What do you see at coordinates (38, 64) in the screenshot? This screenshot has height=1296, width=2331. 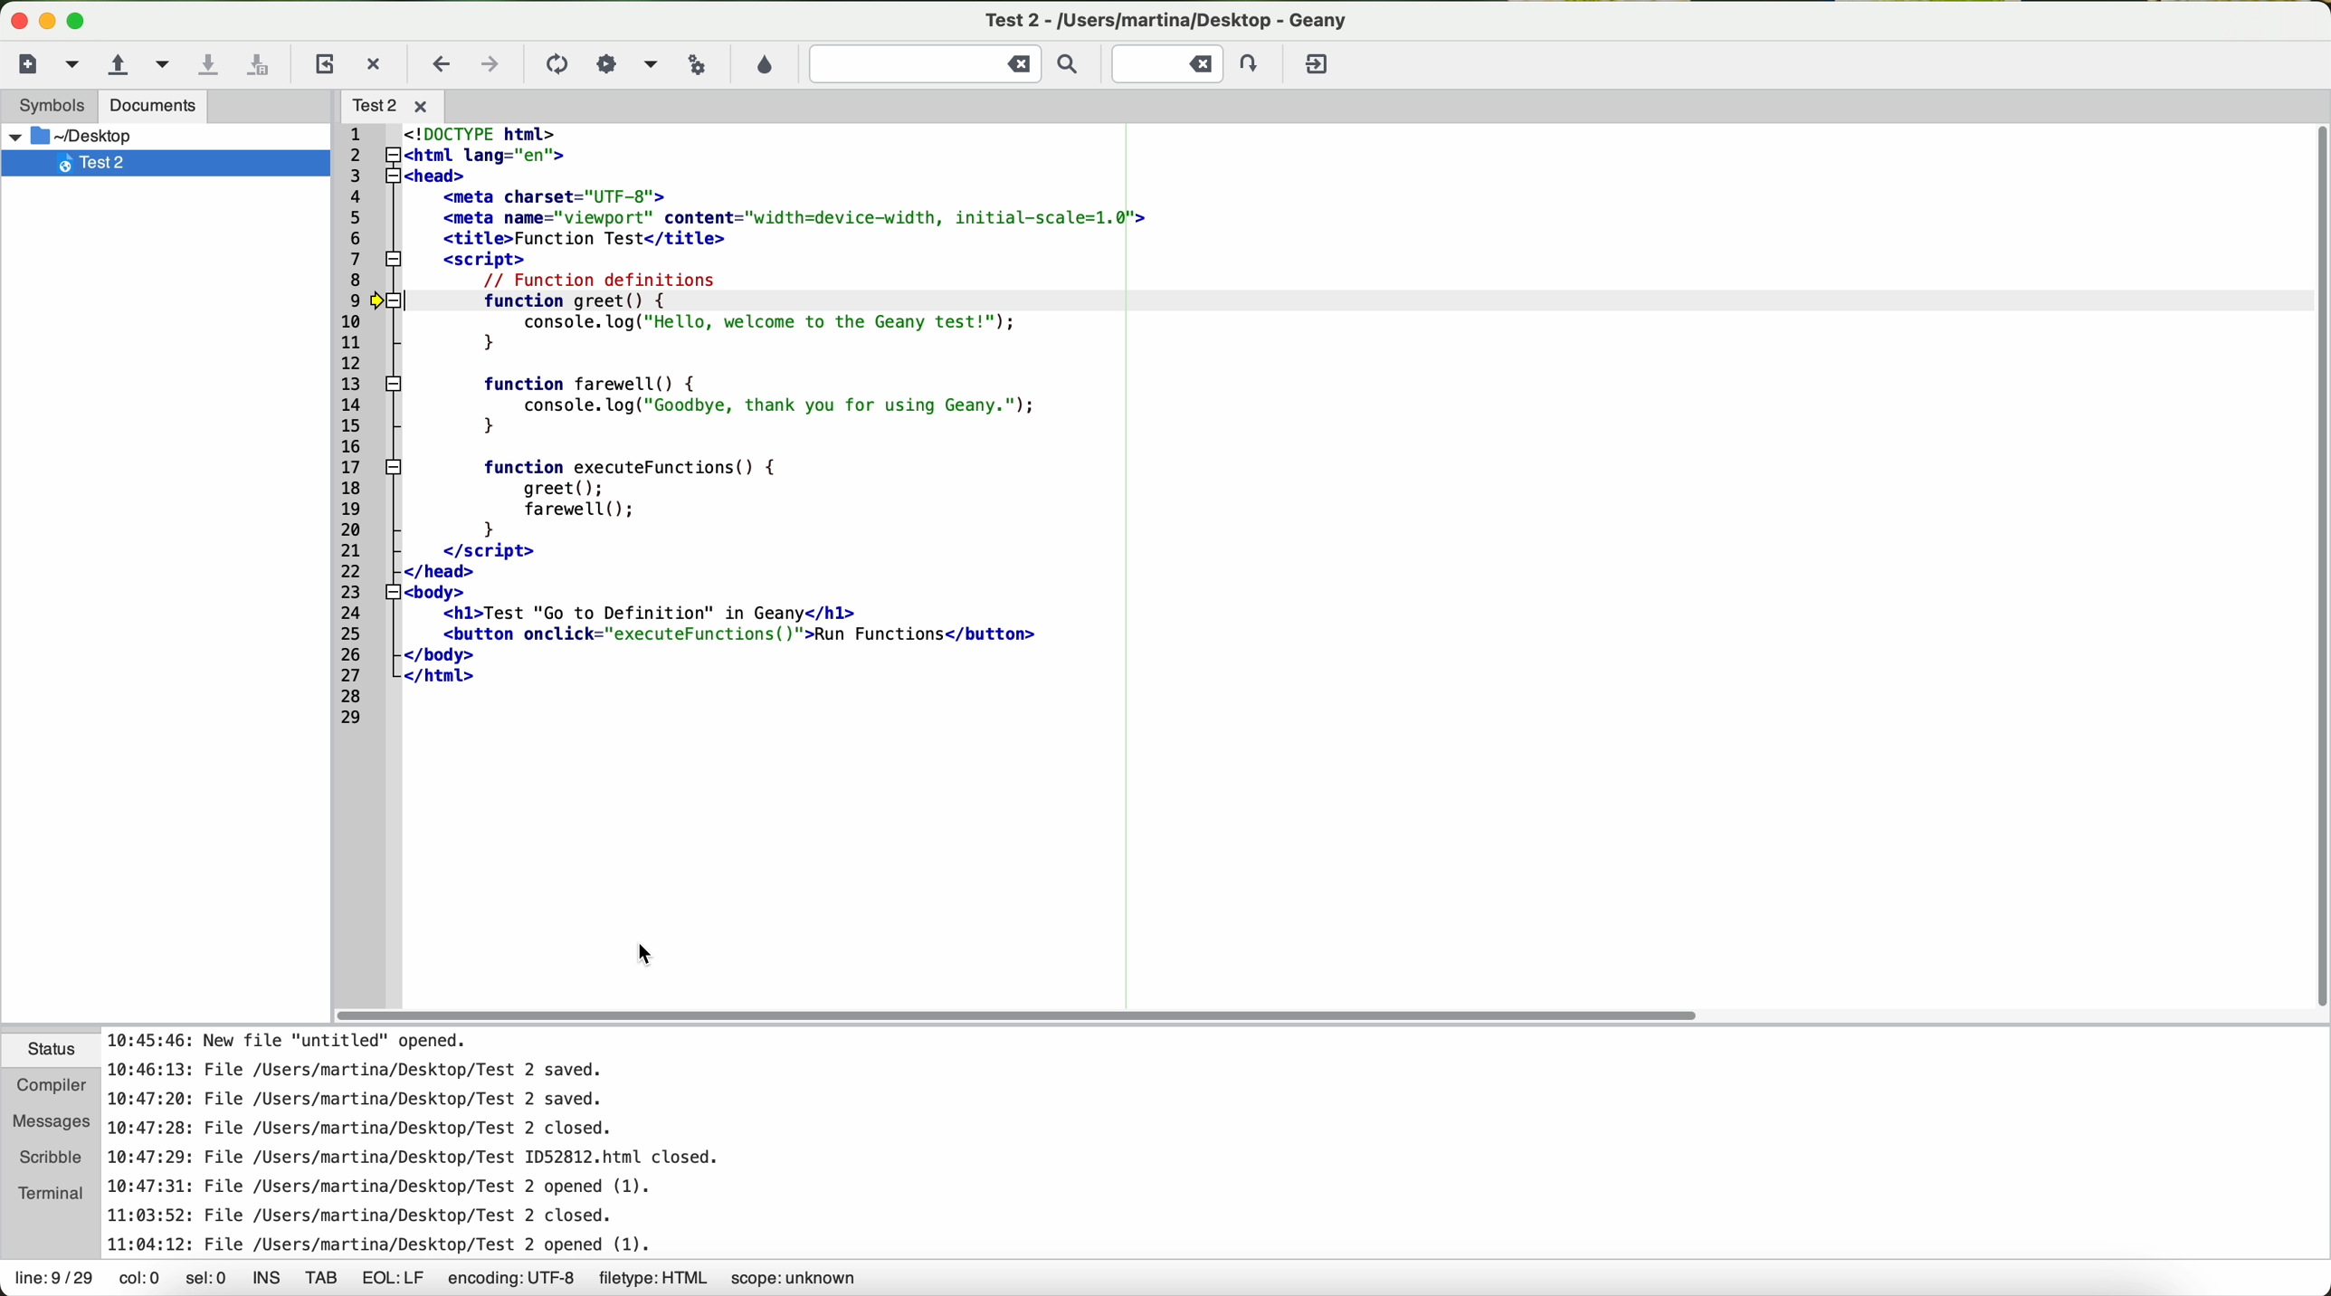 I see `new file` at bounding box center [38, 64].